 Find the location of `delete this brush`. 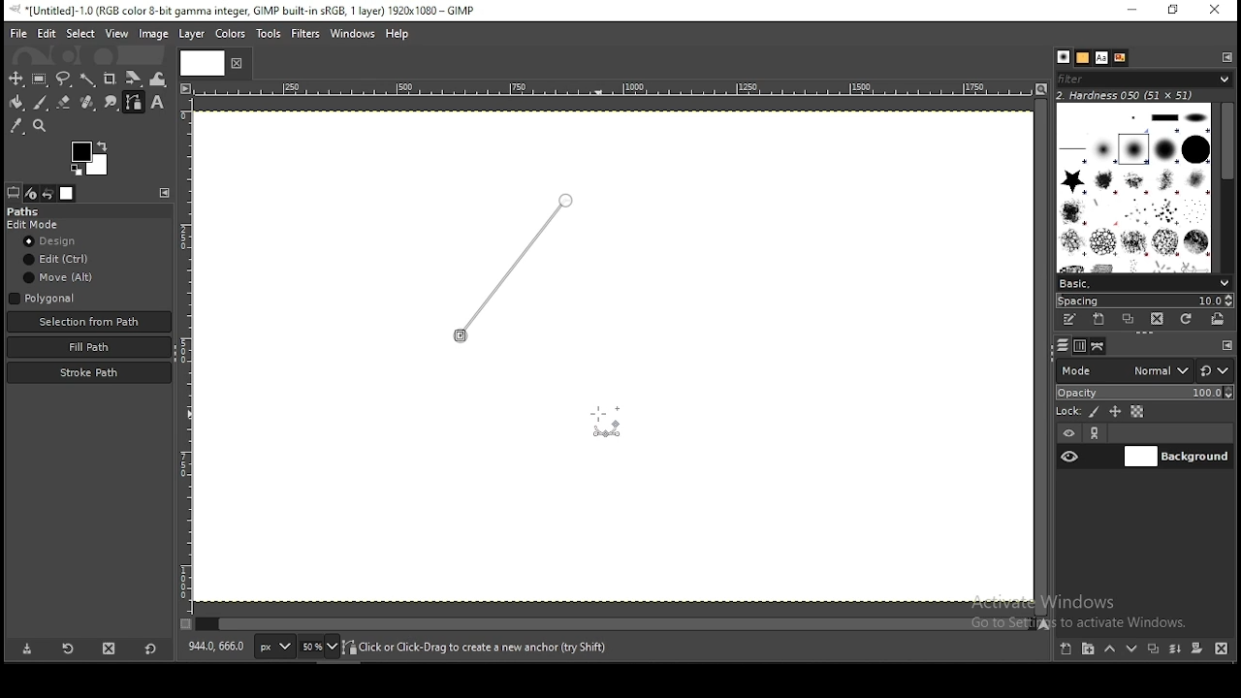

delete this brush is located at coordinates (1158, 319).